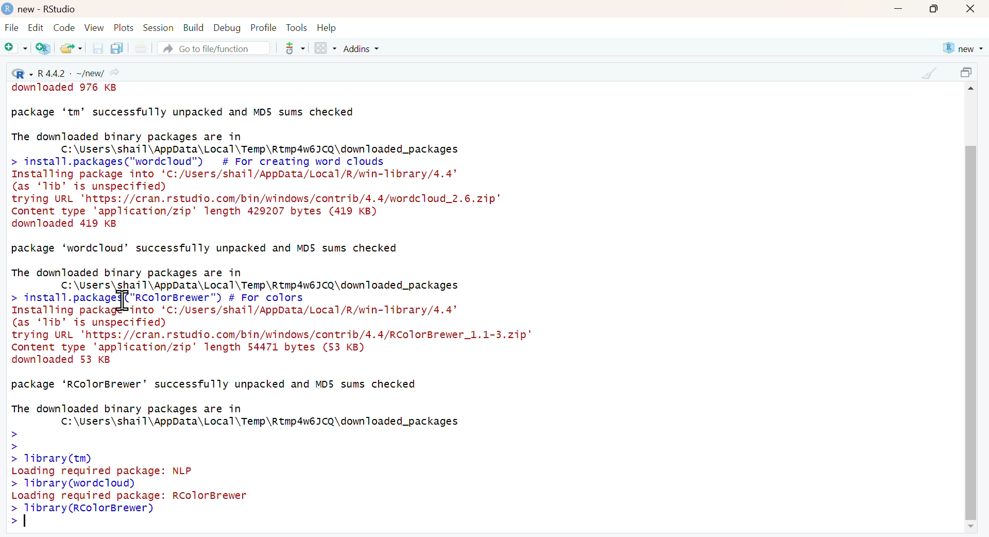  I want to click on Code, so click(64, 27).